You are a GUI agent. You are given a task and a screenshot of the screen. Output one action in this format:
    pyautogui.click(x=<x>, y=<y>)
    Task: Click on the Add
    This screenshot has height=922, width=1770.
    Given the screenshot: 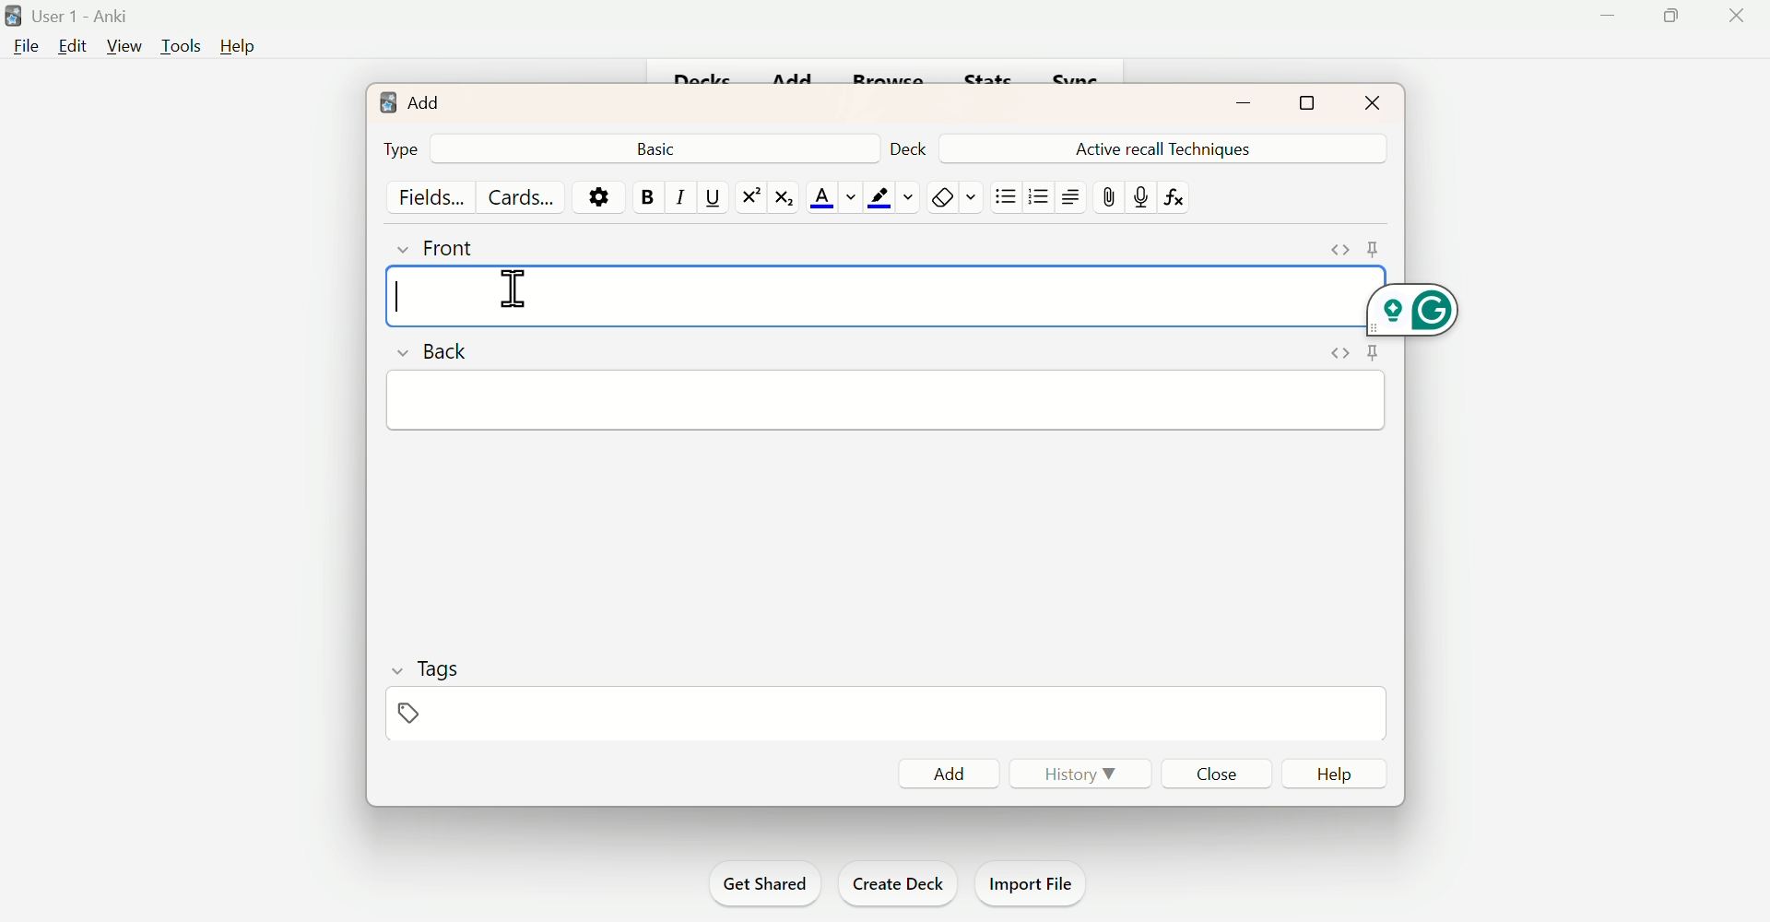 What is the action you would take?
    pyautogui.click(x=947, y=774)
    